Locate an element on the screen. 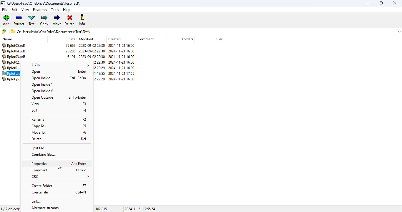 The width and height of the screenshot is (402, 212). info is located at coordinates (82, 20).